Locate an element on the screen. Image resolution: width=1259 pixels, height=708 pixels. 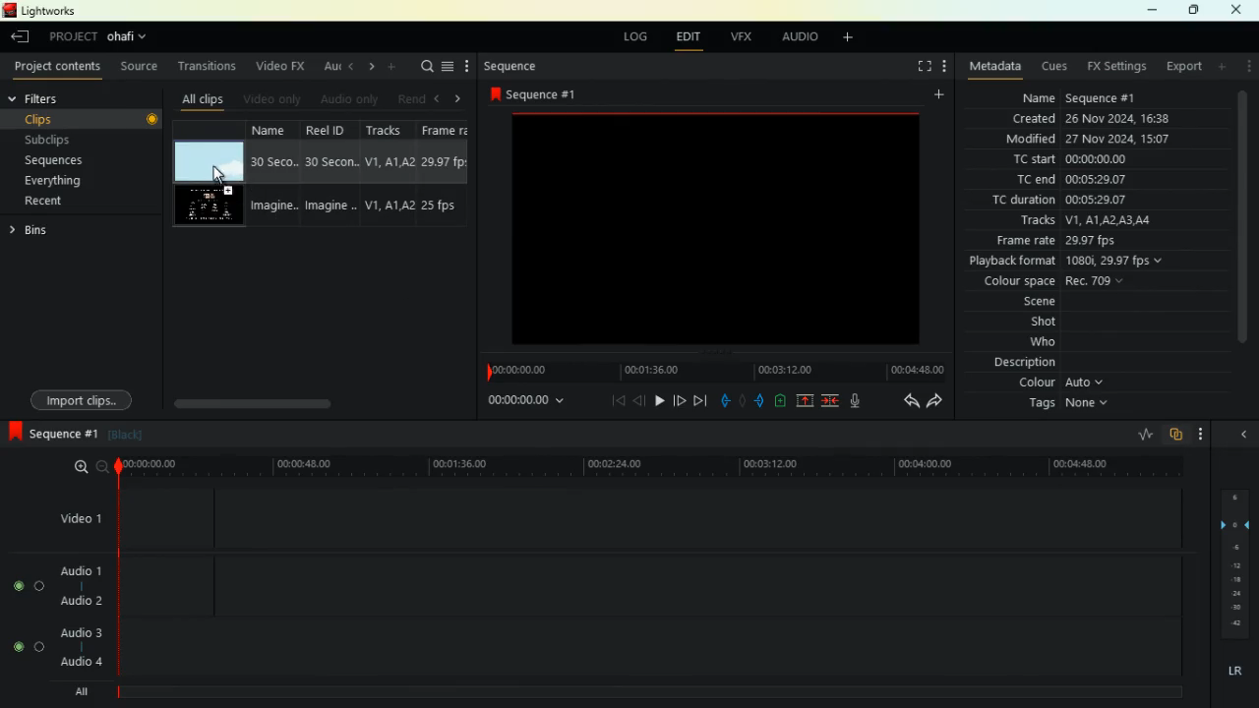
scene is located at coordinates (1027, 302).